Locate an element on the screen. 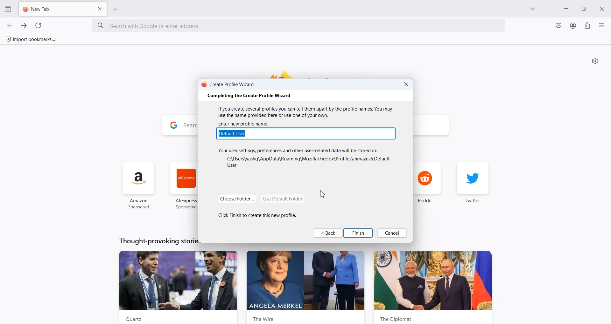 This screenshot has height=324, width=611. Back is located at coordinates (327, 233).